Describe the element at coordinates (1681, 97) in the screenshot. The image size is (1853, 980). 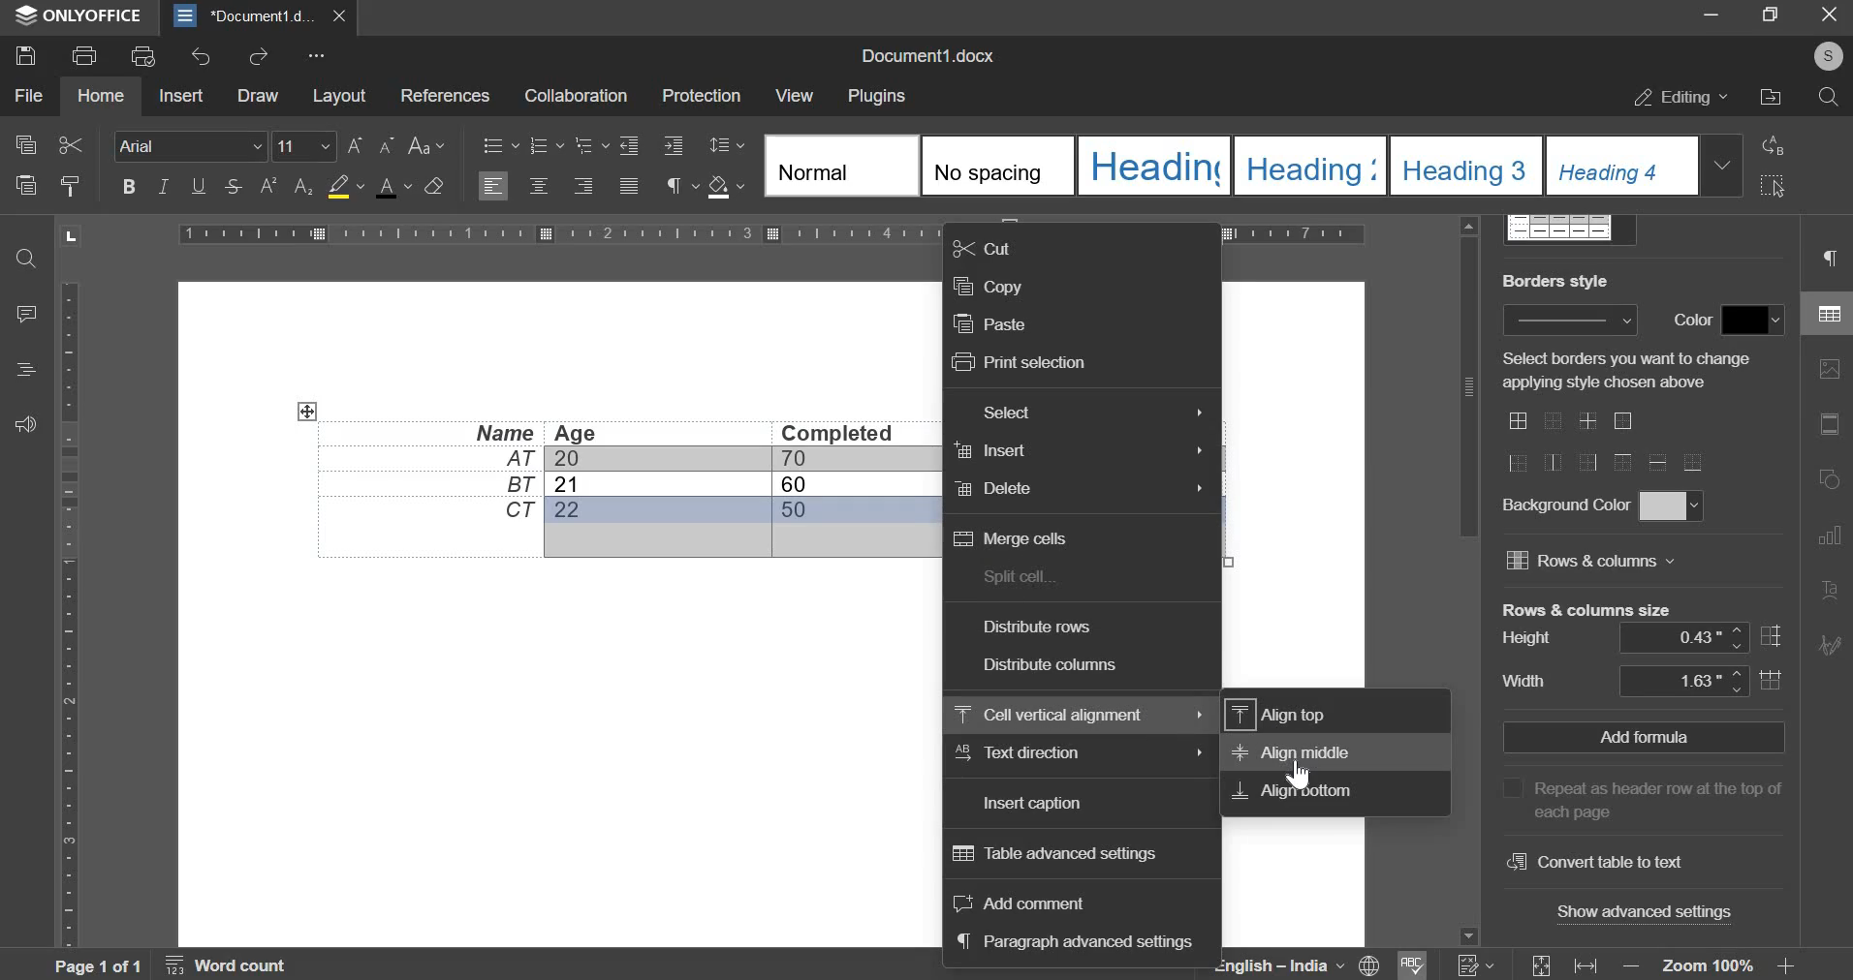
I see `editing` at that location.